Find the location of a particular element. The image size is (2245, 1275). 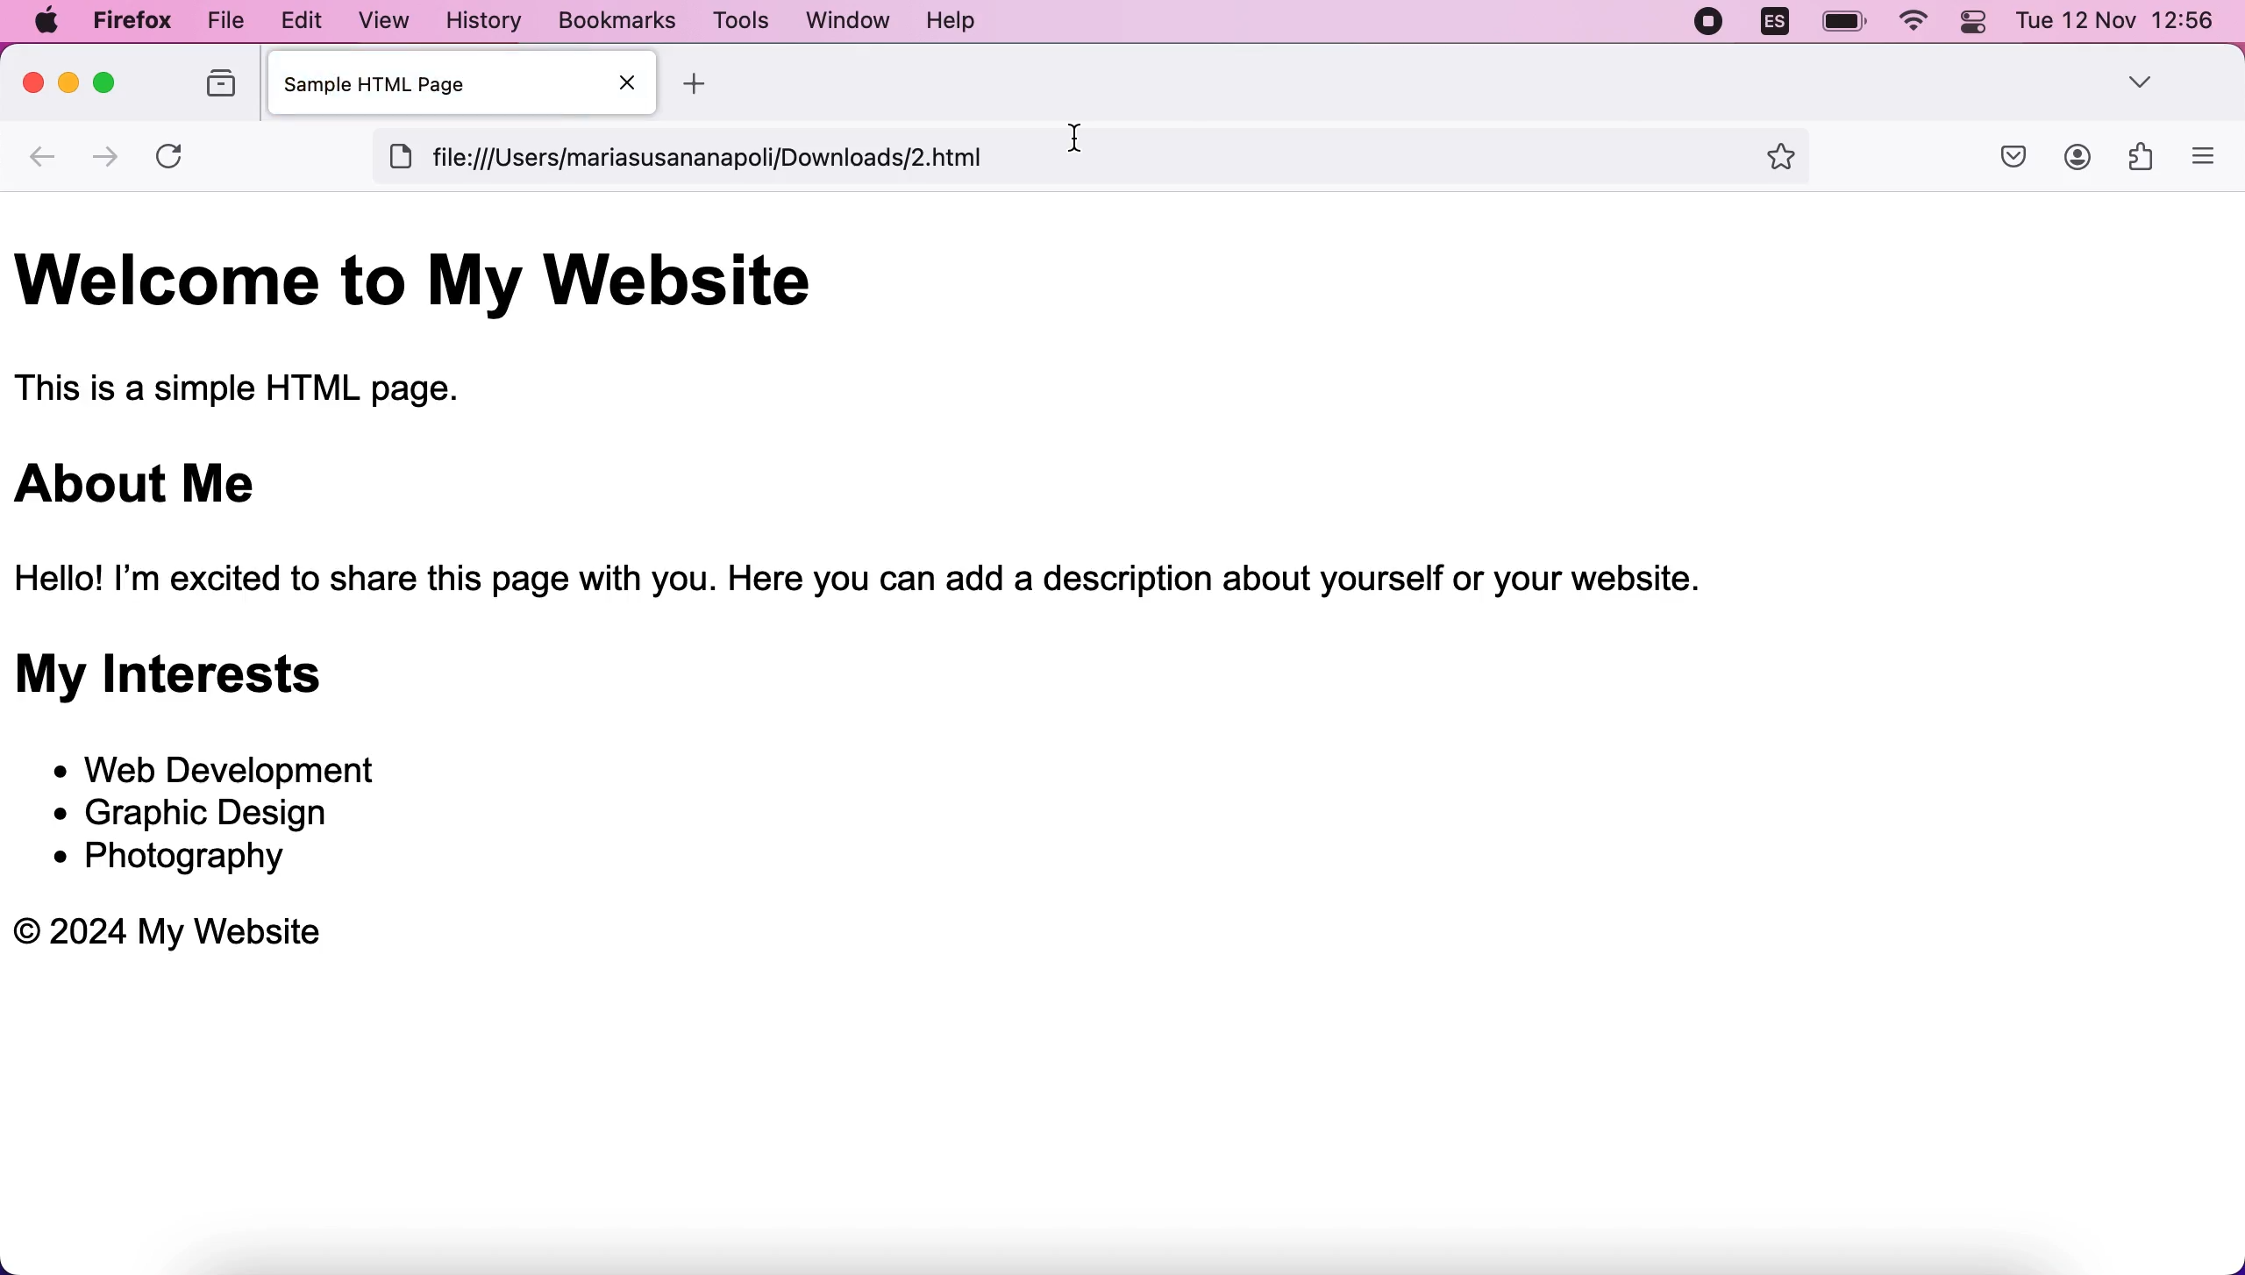

bookmarks is located at coordinates (617, 21).